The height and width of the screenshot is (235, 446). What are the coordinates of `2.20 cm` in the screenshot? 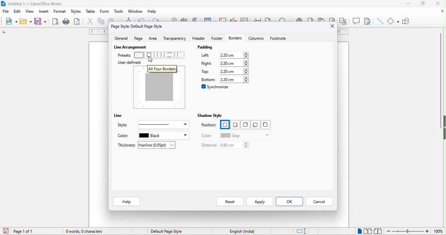 It's located at (234, 55).